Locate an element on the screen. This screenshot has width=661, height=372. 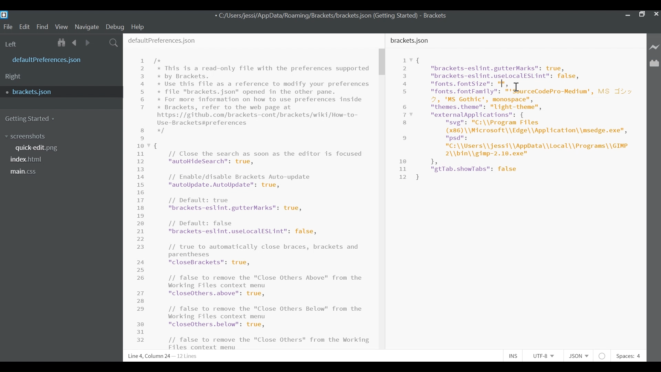
main.css is located at coordinates (27, 172).